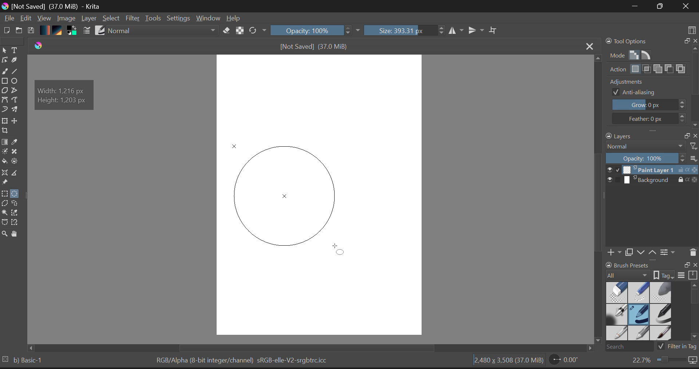  I want to click on Zoom, so click(663, 362).